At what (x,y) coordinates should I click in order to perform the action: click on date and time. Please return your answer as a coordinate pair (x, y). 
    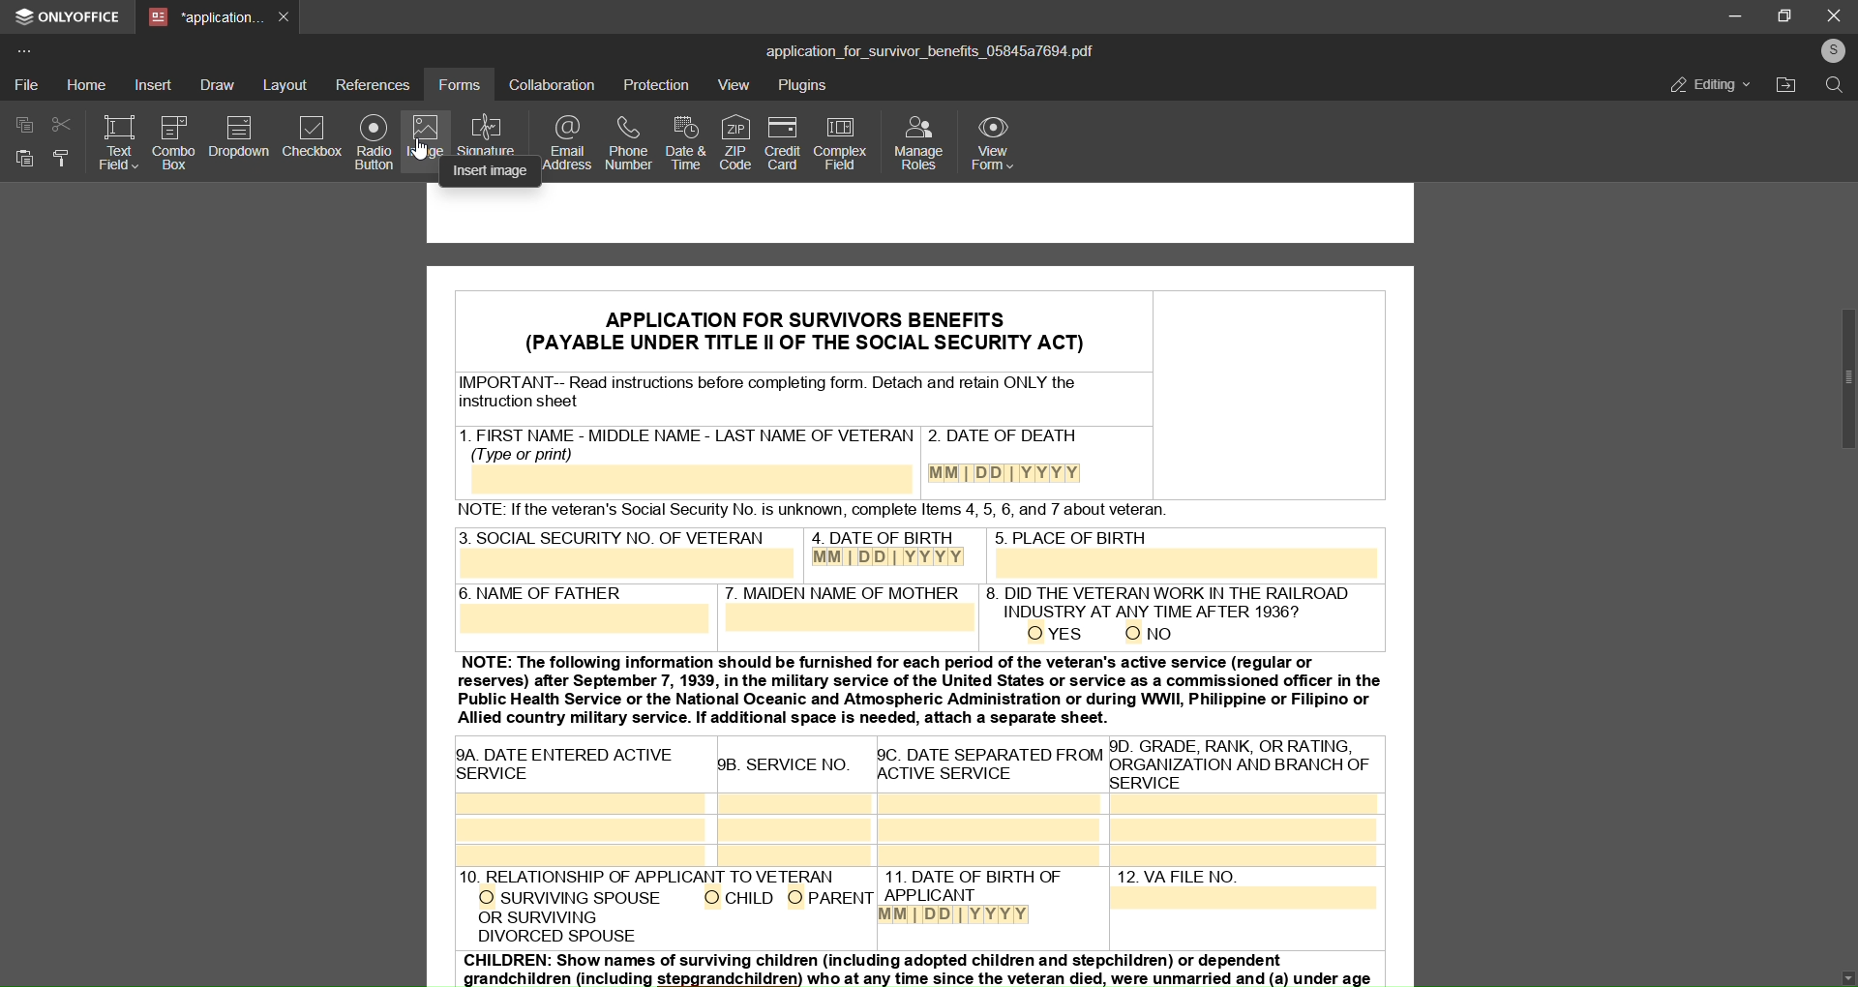
    Looking at the image, I should click on (683, 142).